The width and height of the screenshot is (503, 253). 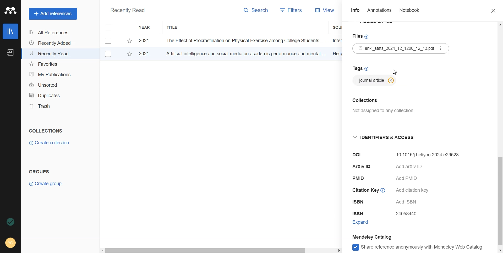 I want to click on Starred, so click(x=129, y=41).